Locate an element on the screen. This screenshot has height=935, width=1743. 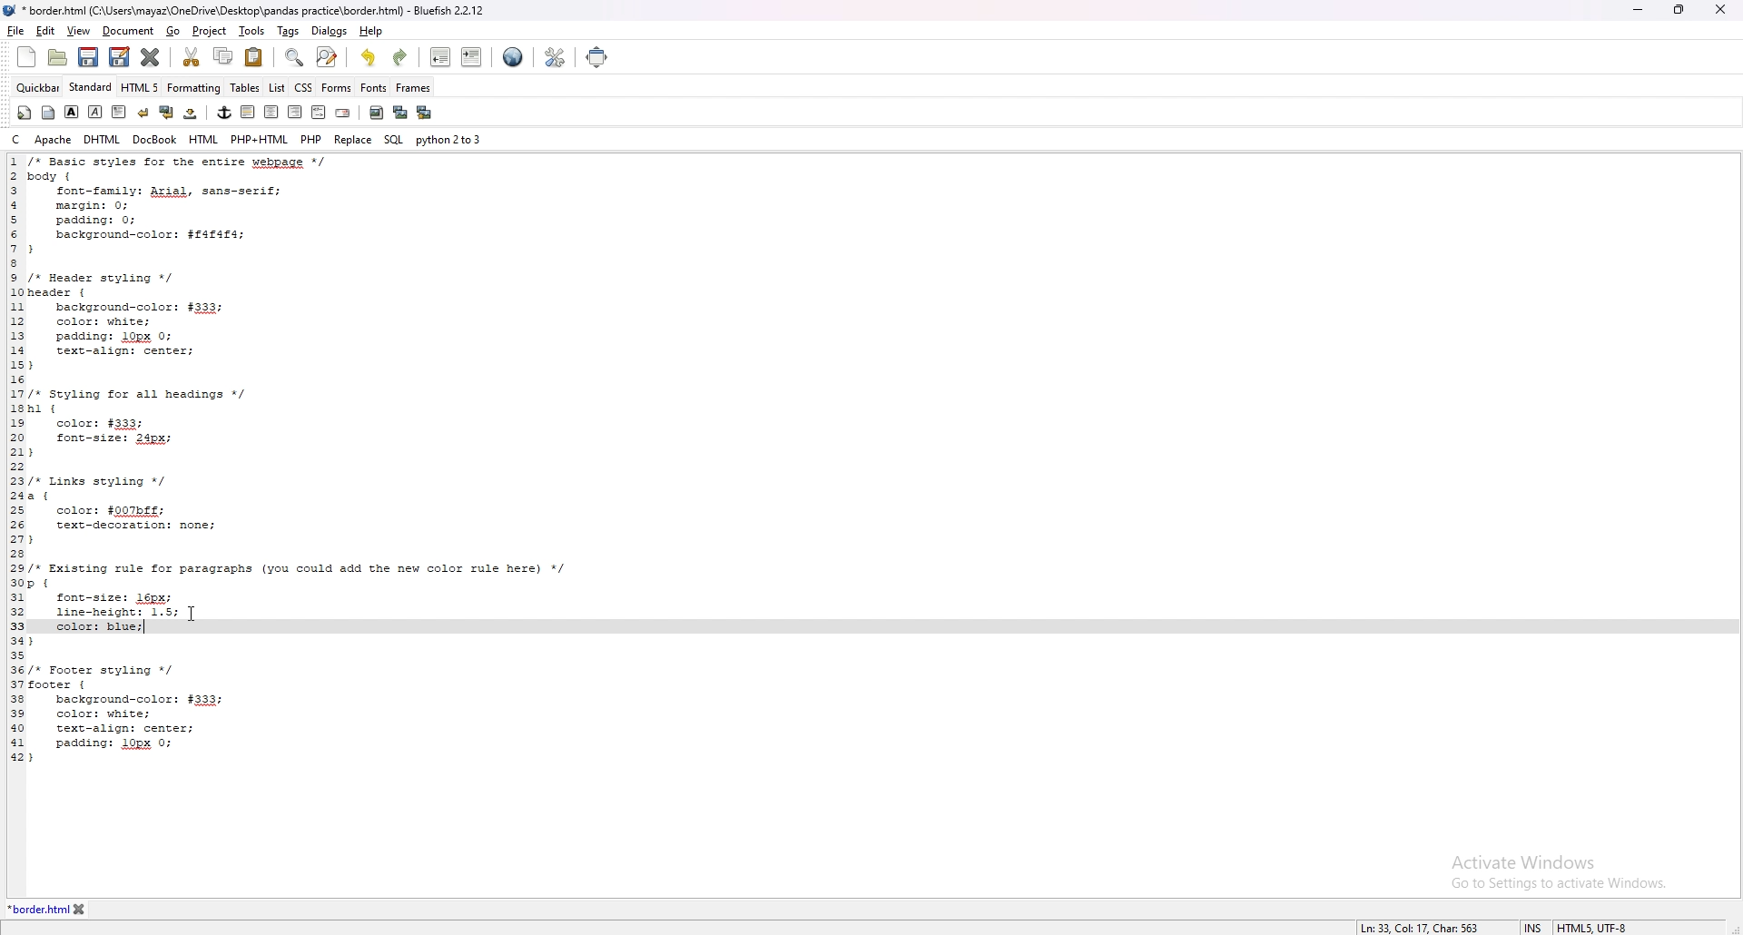
indent is located at coordinates (471, 58).